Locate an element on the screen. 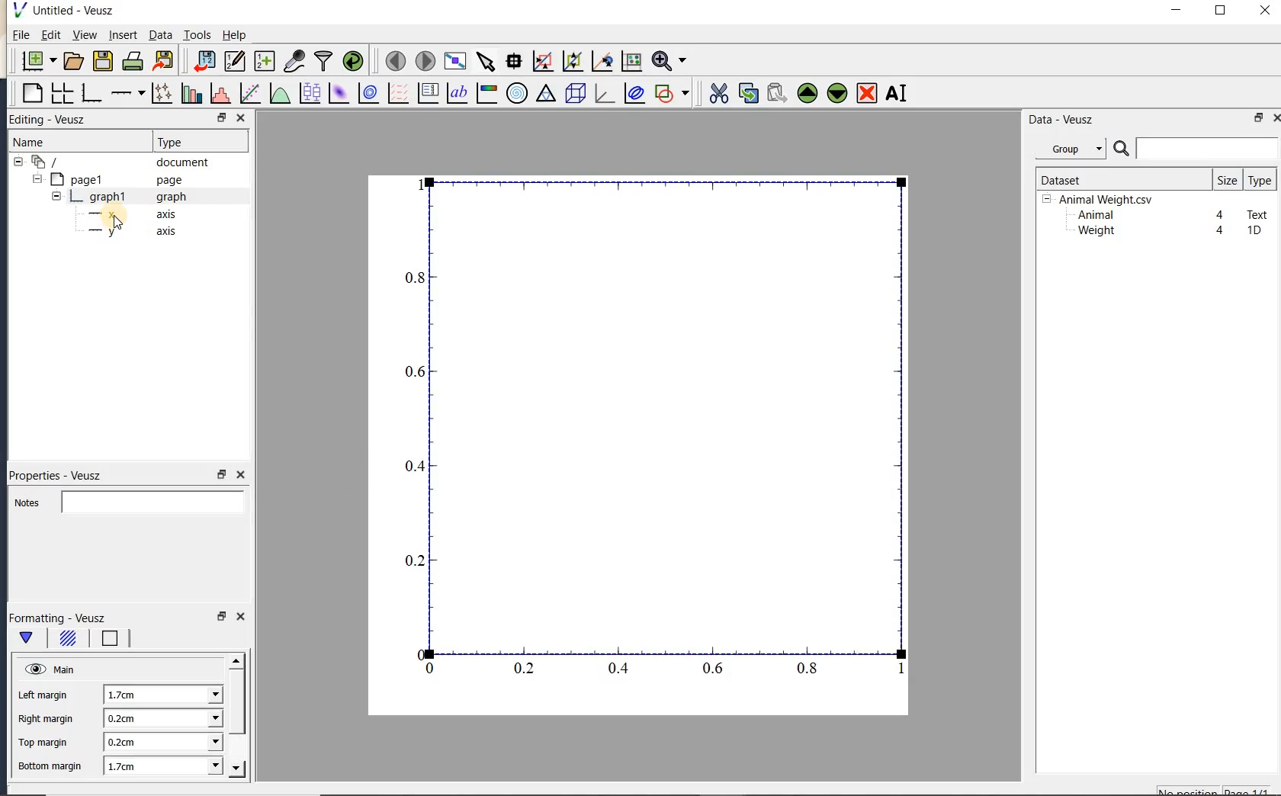 The width and height of the screenshot is (1281, 796). type is located at coordinates (1259, 180).